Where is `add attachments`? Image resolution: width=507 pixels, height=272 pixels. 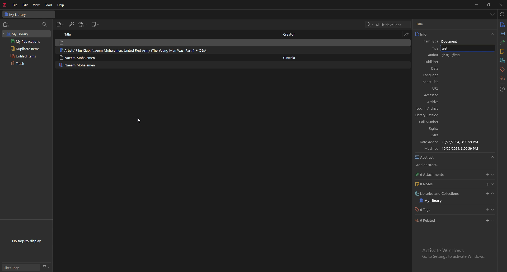
add attachments is located at coordinates (487, 175).